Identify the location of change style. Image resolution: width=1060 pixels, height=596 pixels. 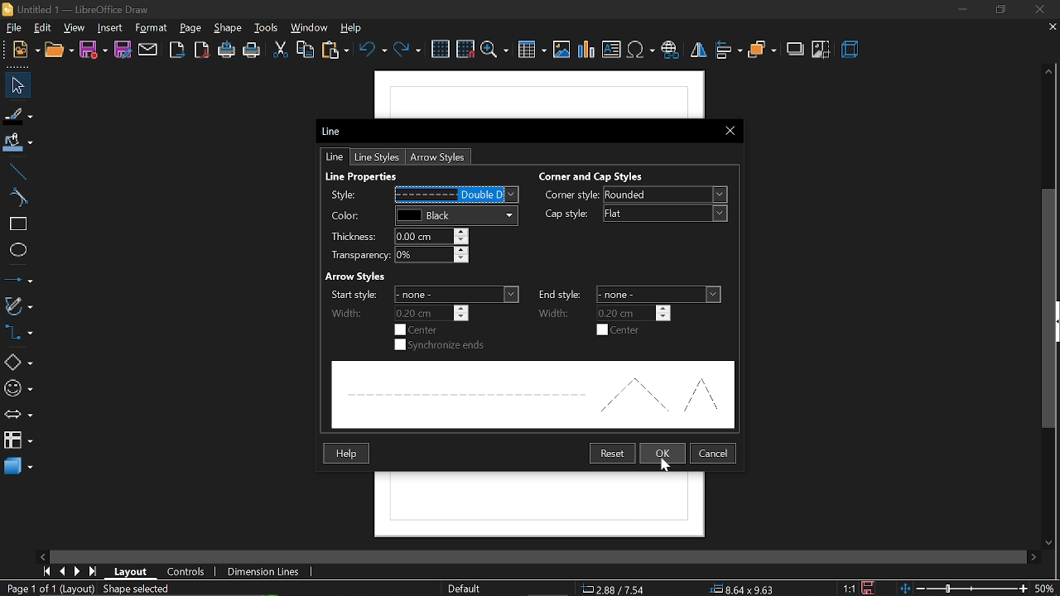
(419, 195).